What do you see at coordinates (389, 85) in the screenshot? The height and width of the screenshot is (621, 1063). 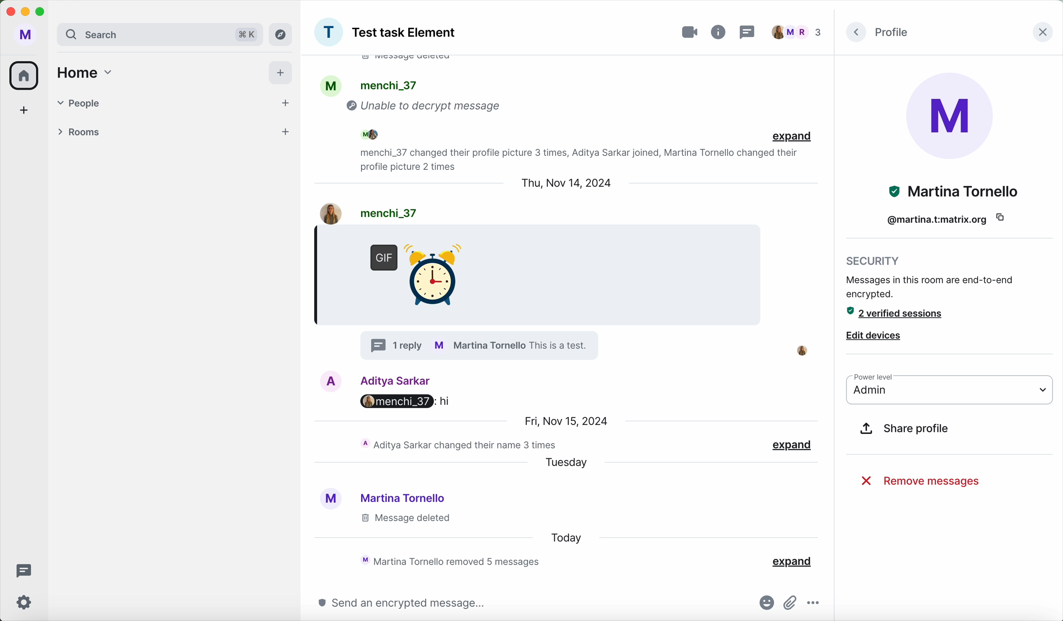 I see `people` at bounding box center [389, 85].